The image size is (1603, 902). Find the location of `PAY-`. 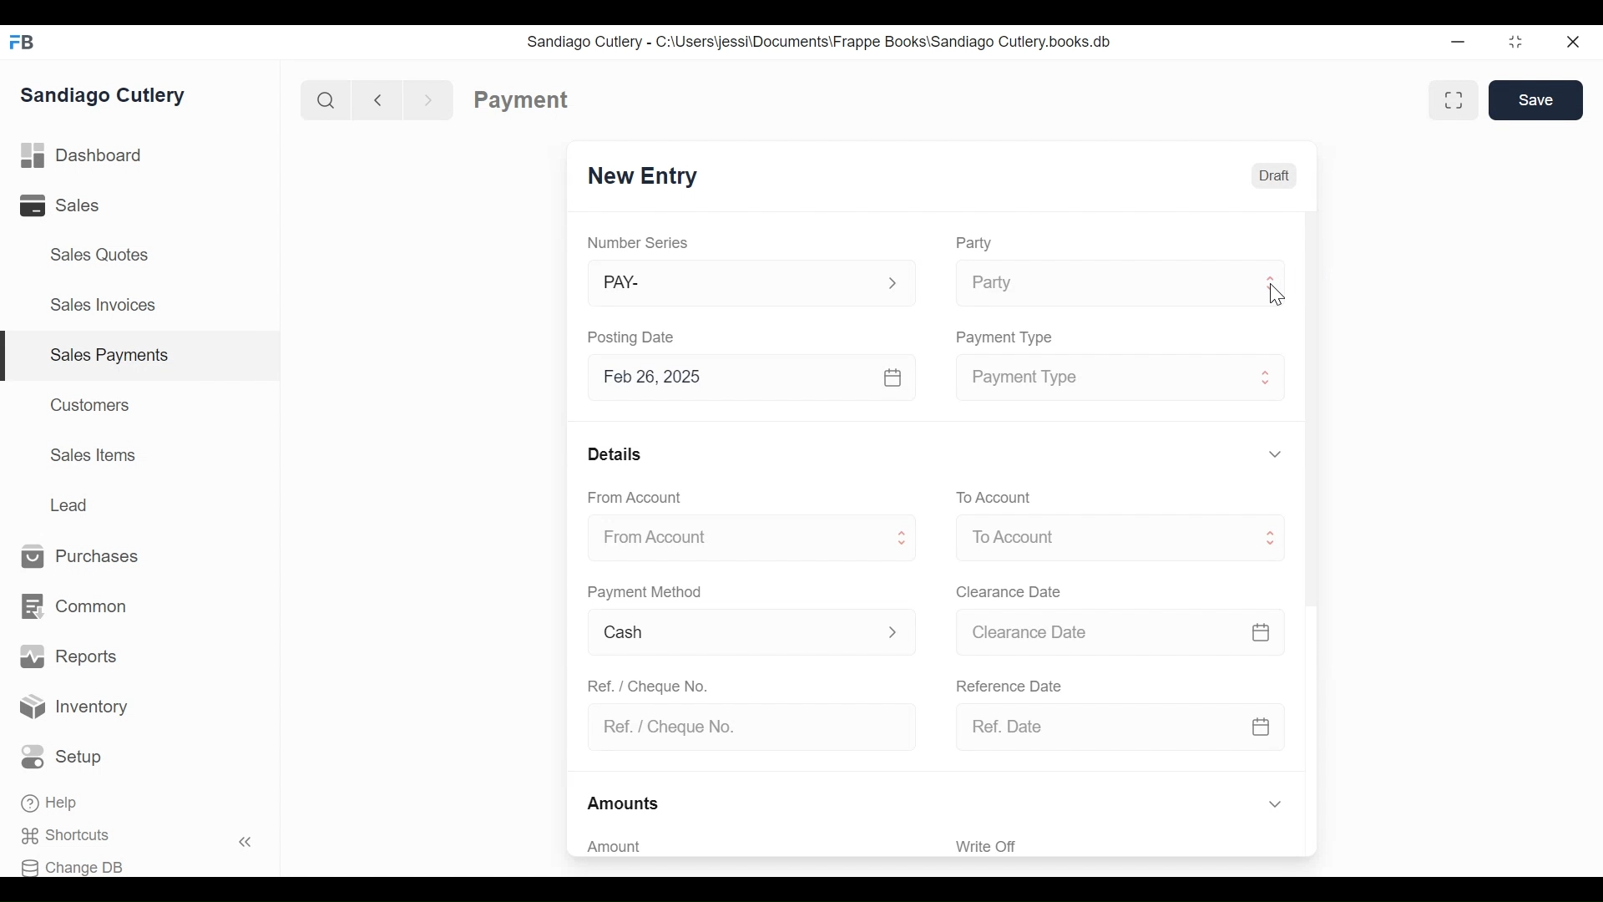

PAY- is located at coordinates (733, 286).